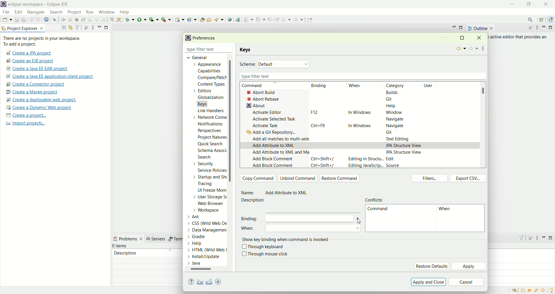  I want to click on create a EJB project, so click(30, 61).